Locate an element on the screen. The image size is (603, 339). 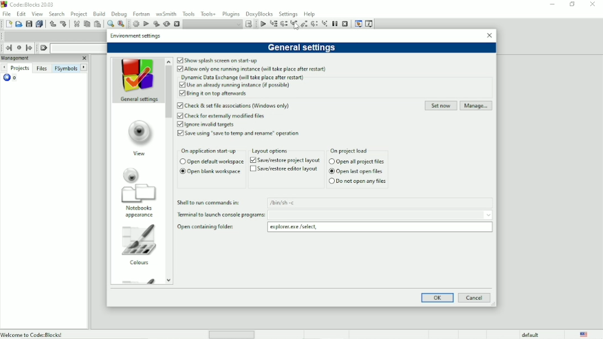
Step into is located at coordinates (294, 24).